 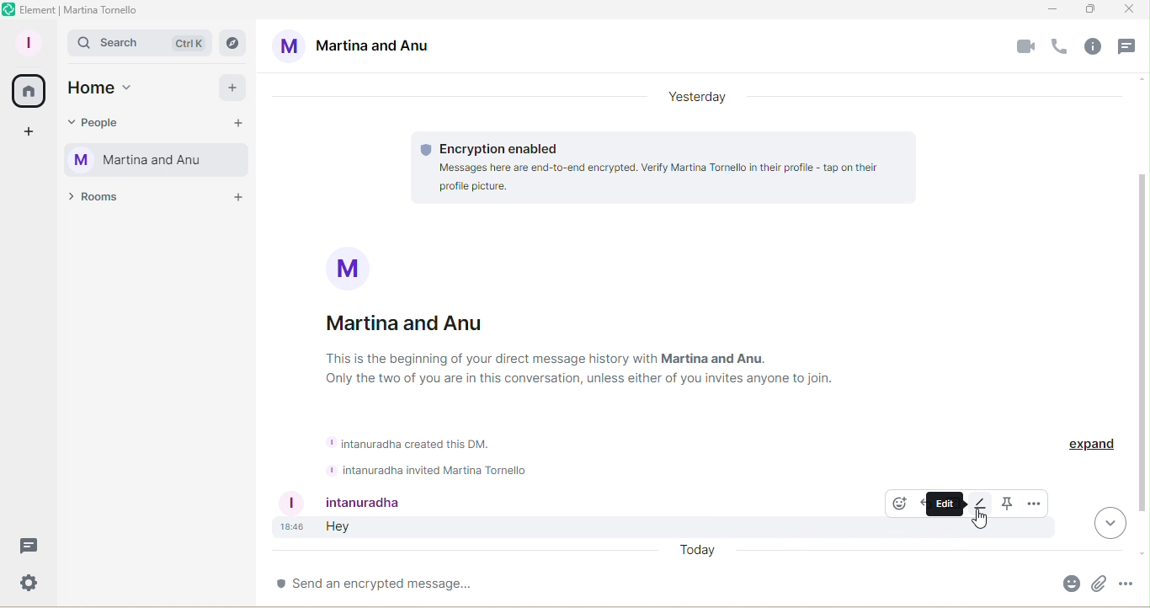 What do you see at coordinates (649, 582) in the screenshot?
I see `Write message` at bounding box center [649, 582].